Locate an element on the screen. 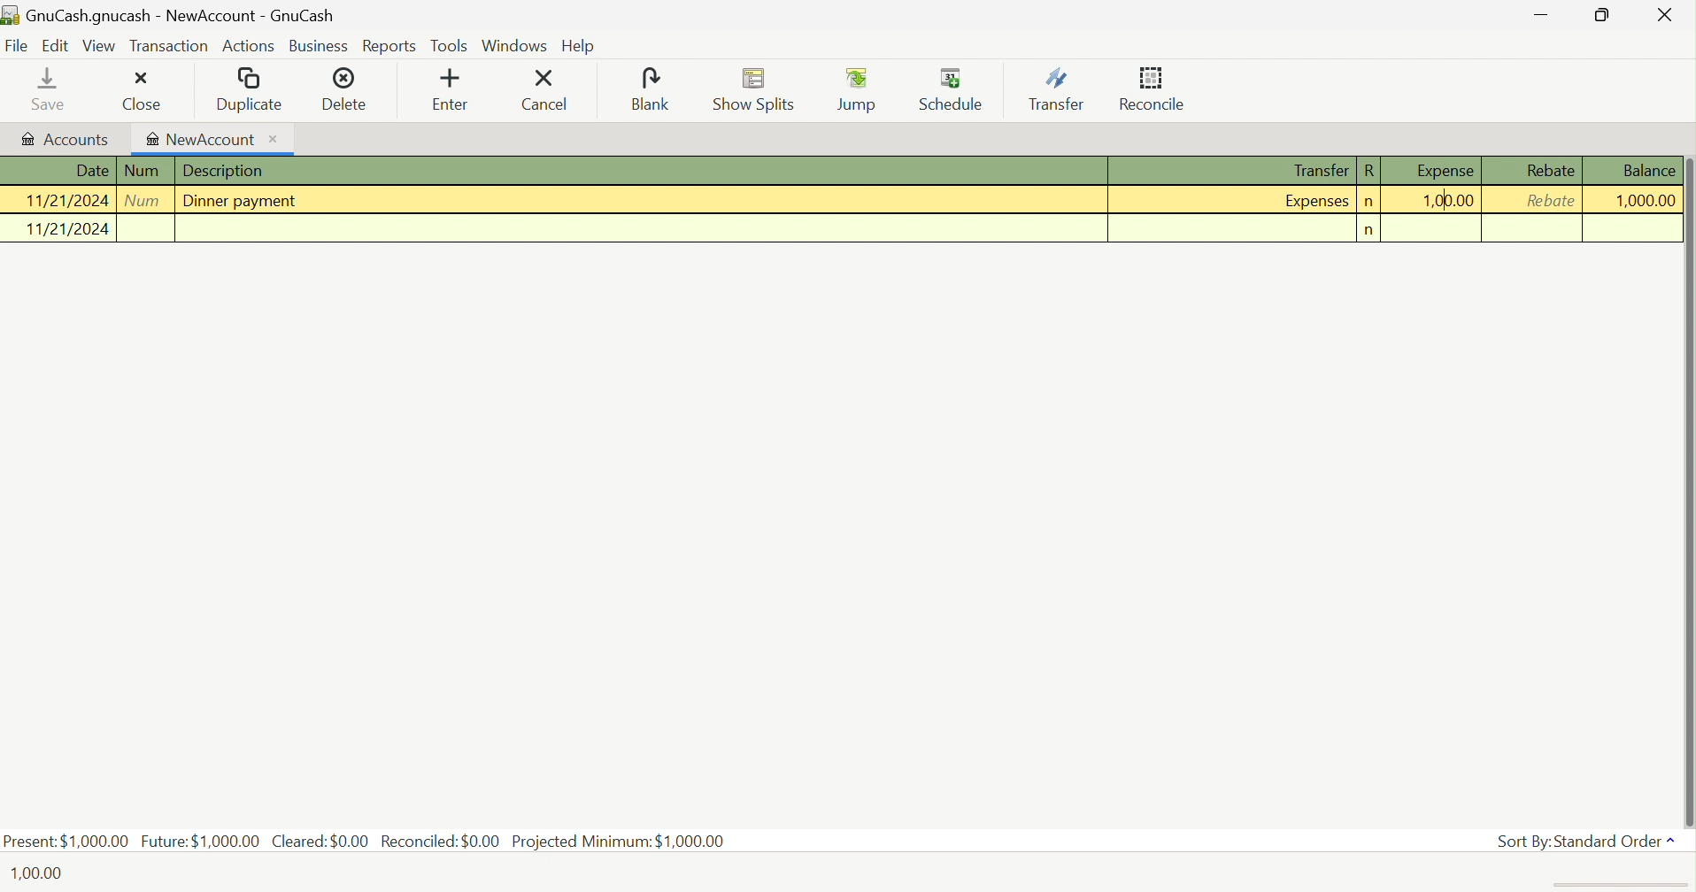  Num is located at coordinates (146, 201).